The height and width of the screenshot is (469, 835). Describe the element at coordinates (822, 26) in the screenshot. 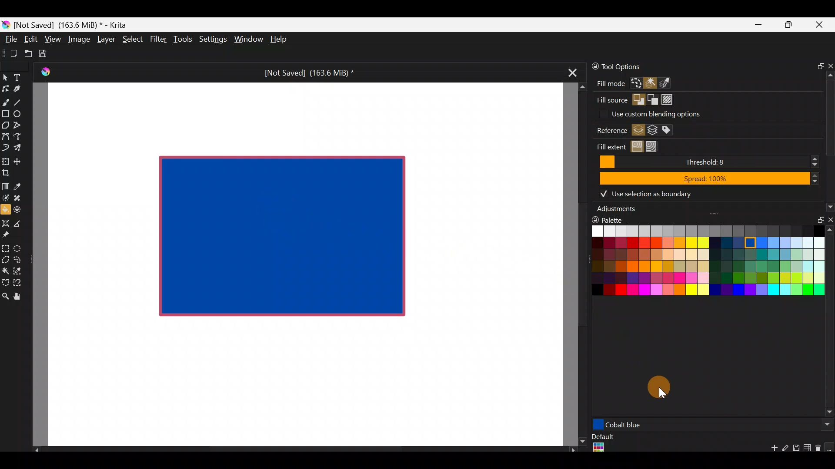

I see `Close` at that location.